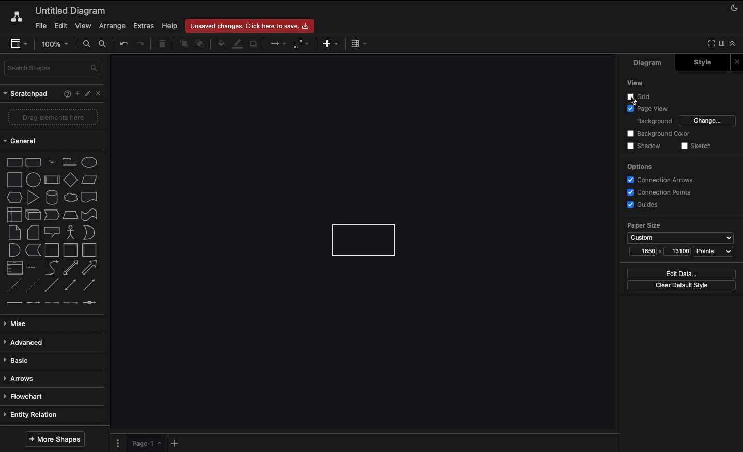  What do you see at coordinates (681, 285) in the screenshot?
I see `Clear default style` at bounding box center [681, 285].